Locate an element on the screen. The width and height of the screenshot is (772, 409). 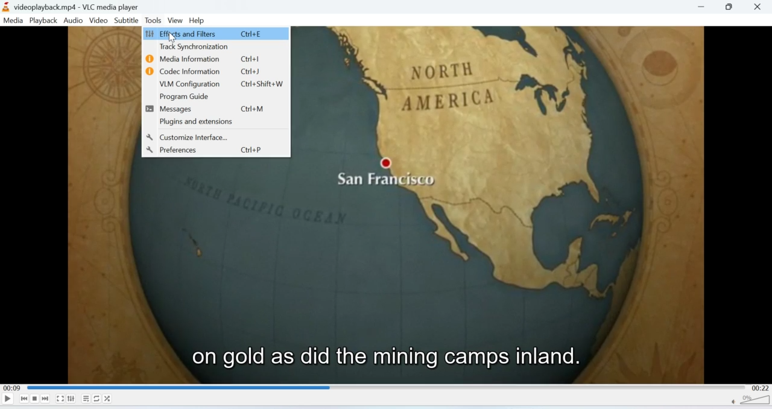
Track Synchronization is located at coordinates (194, 47).